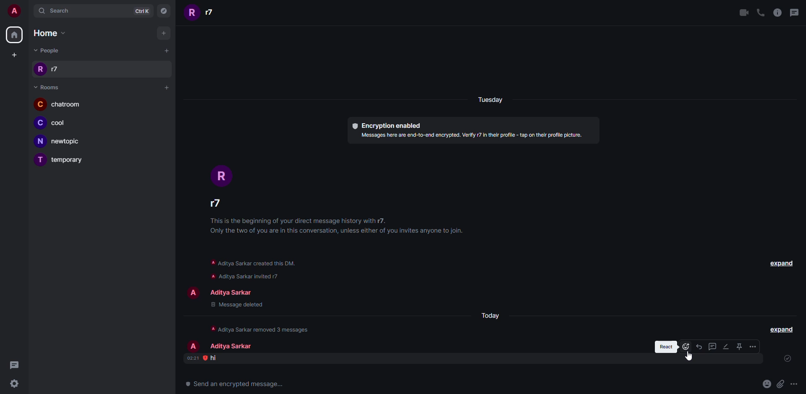  What do you see at coordinates (471, 135) in the screenshot?
I see `info` at bounding box center [471, 135].